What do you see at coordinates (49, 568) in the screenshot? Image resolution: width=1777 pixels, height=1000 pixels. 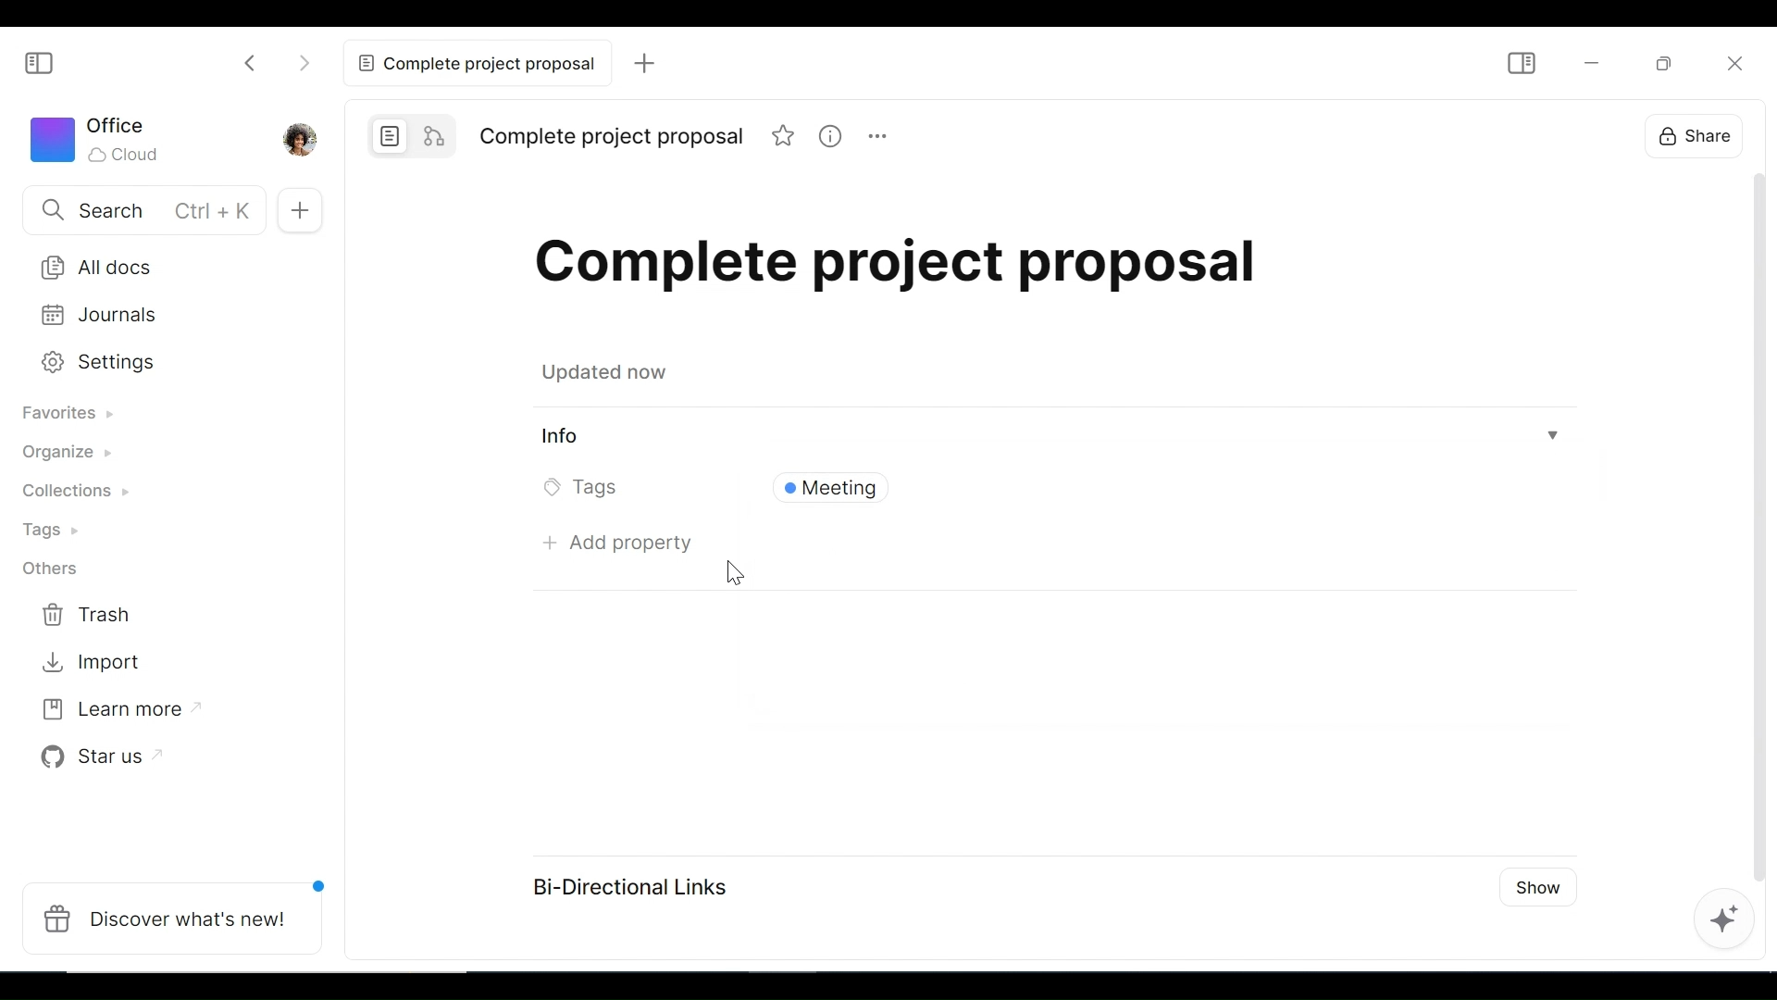 I see `Others` at bounding box center [49, 568].